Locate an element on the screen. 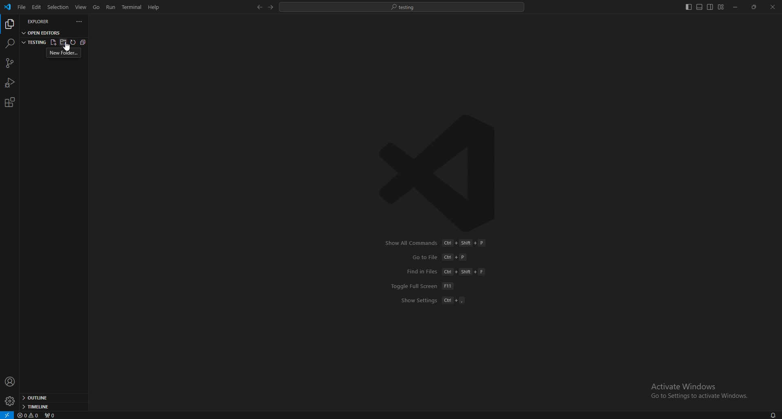  back is located at coordinates (258, 7).